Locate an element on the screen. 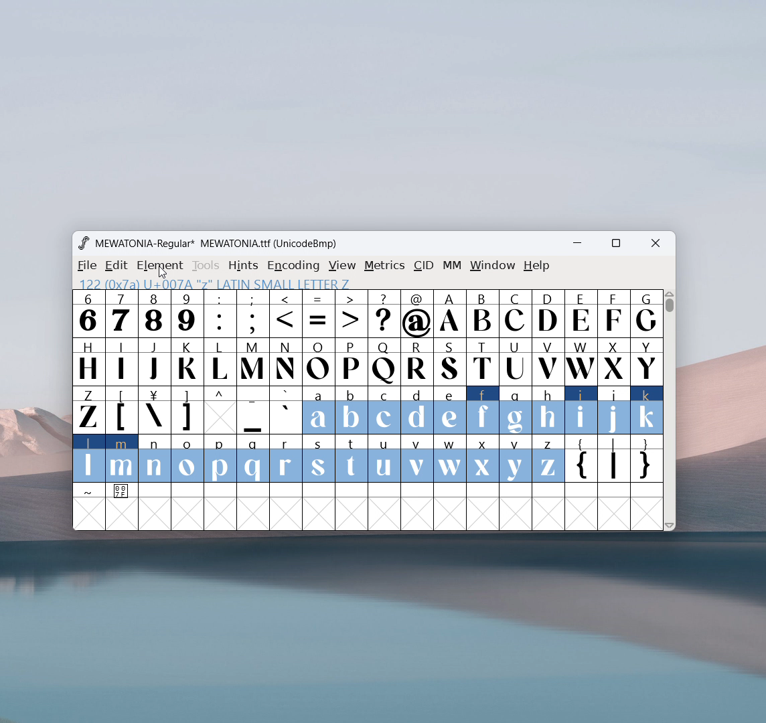  close is located at coordinates (656, 244).